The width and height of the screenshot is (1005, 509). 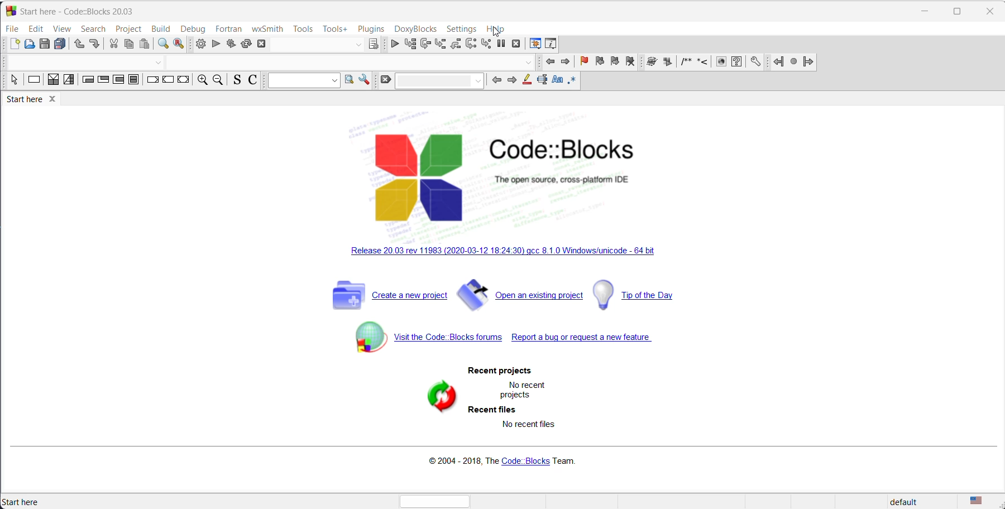 What do you see at coordinates (301, 80) in the screenshot?
I see `text dropdown` at bounding box center [301, 80].